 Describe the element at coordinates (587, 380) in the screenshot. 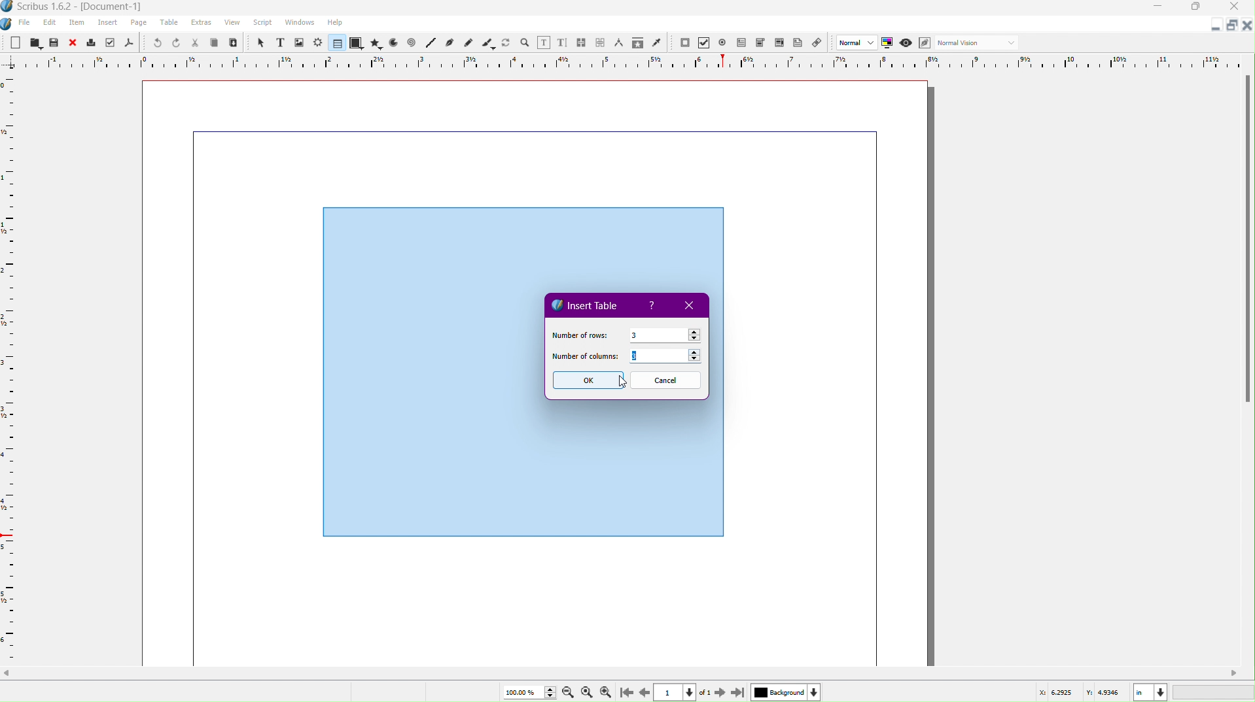

I see `OK` at that location.